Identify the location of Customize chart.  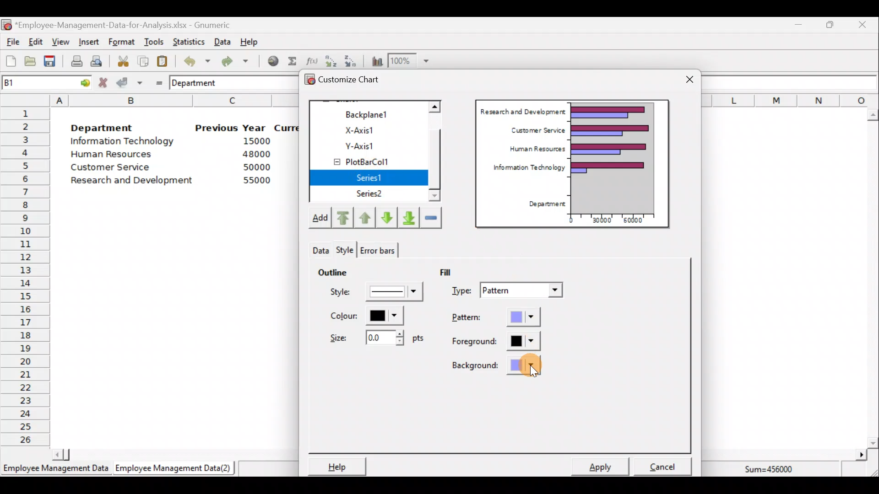
(355, 81).